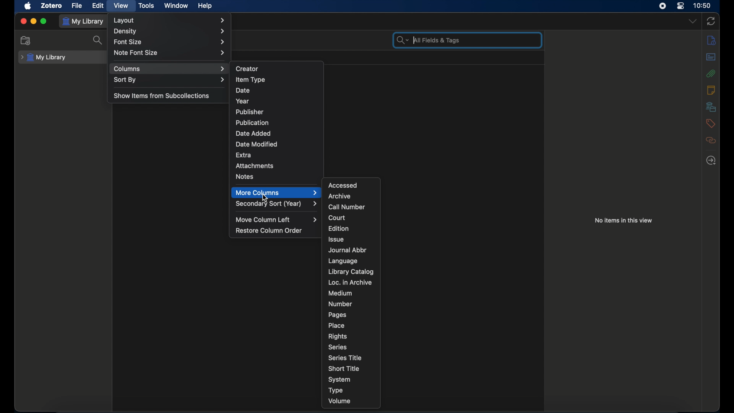  I want to click on maximize, so click(44, 21).